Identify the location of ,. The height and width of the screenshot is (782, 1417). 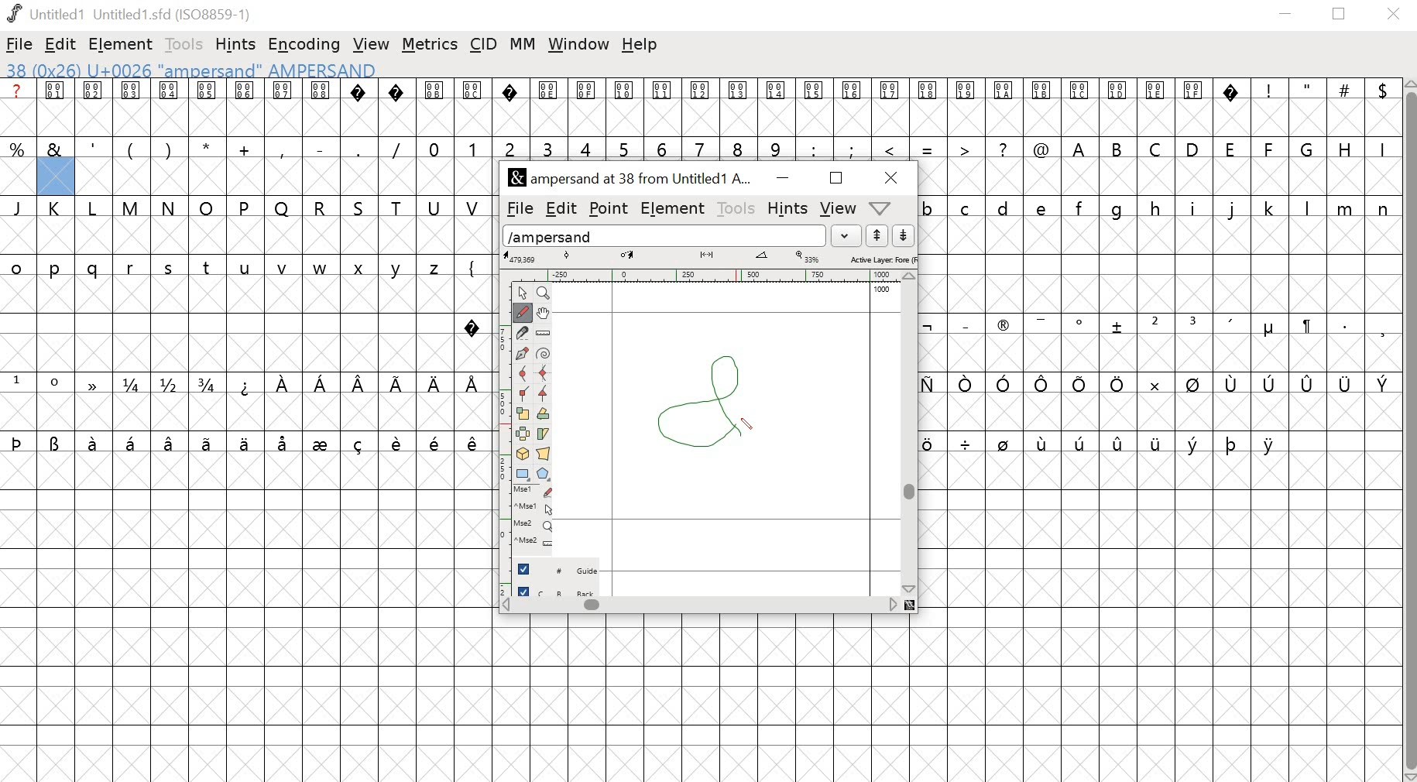
(1382, 329).